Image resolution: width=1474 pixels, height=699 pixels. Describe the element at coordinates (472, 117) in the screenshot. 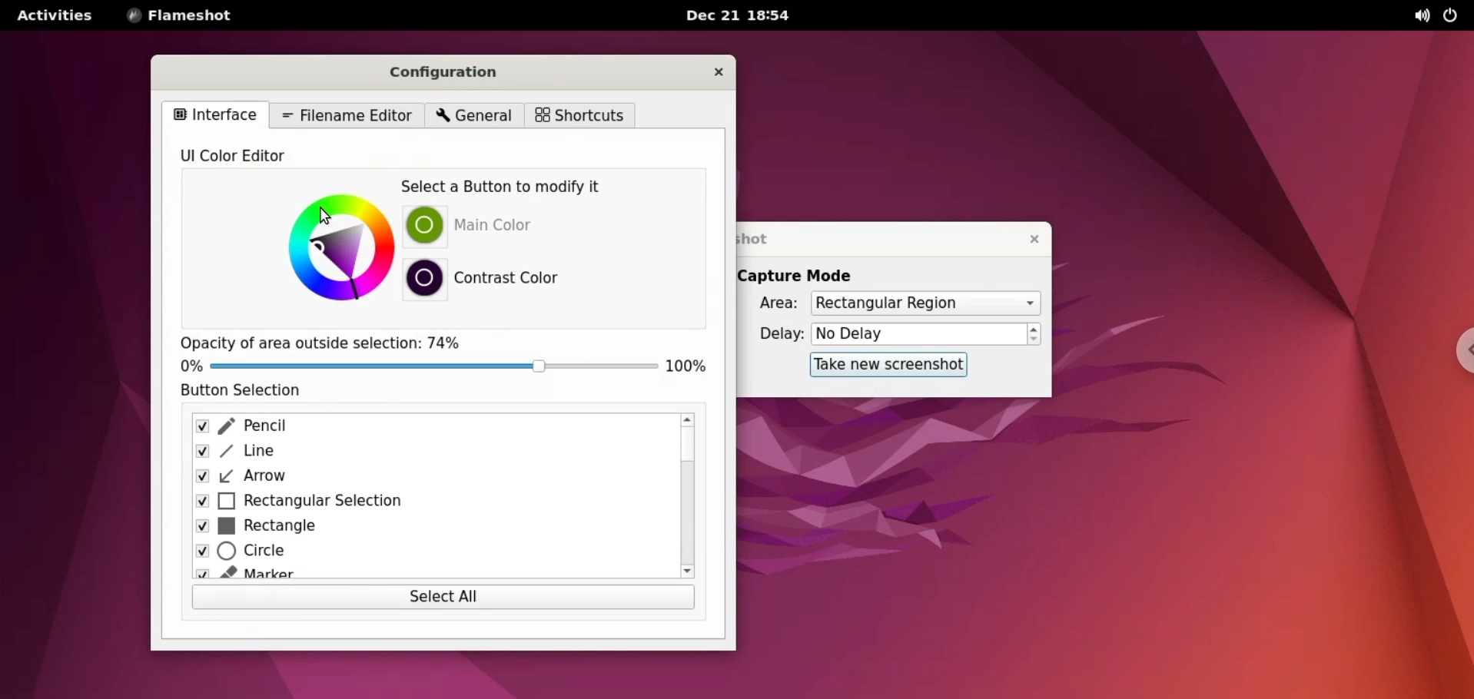

I see `general` at that location.